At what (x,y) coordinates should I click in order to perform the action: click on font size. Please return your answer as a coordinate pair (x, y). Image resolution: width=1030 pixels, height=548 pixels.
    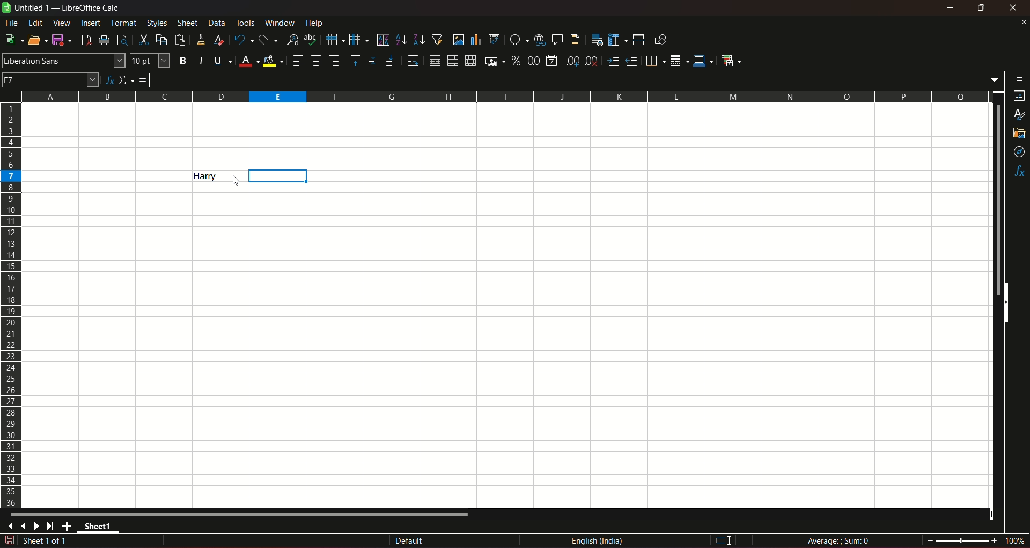
    Looking at the image, I should click on (149, 61).